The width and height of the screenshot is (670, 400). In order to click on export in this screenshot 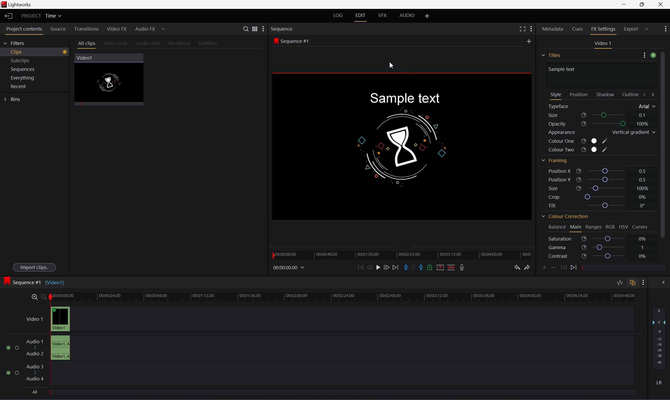, I will do `click(636, 29)`.